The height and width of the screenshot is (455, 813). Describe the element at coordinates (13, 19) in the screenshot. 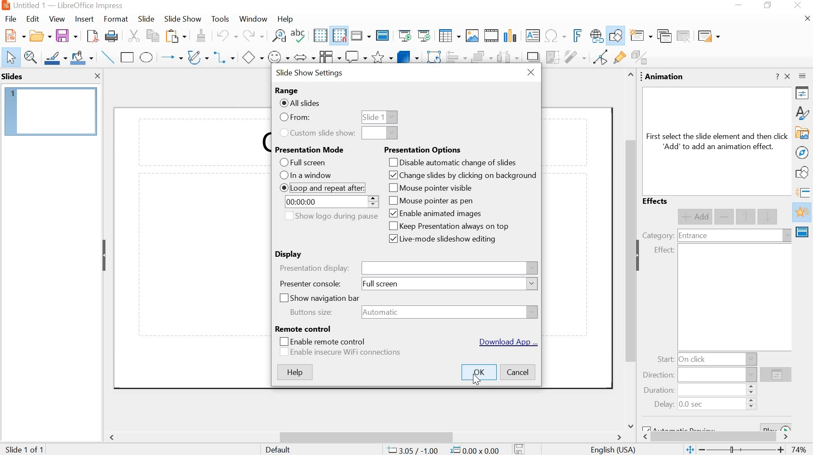

I see `file menu` at that location.